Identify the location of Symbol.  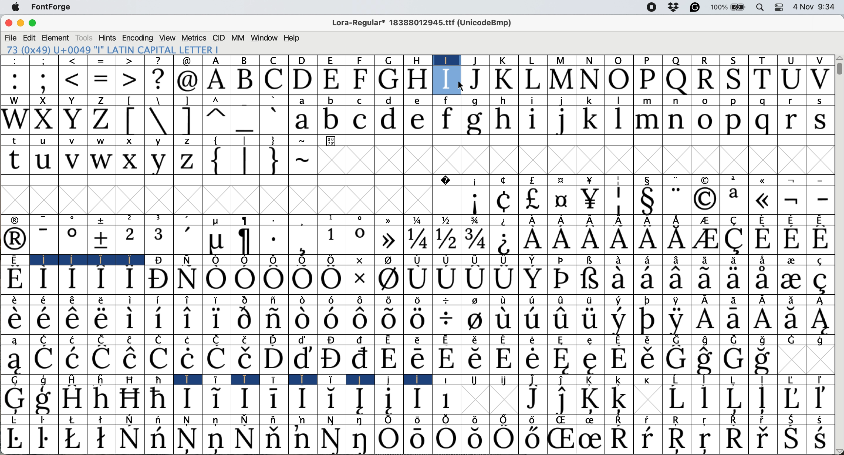
(503, 279).